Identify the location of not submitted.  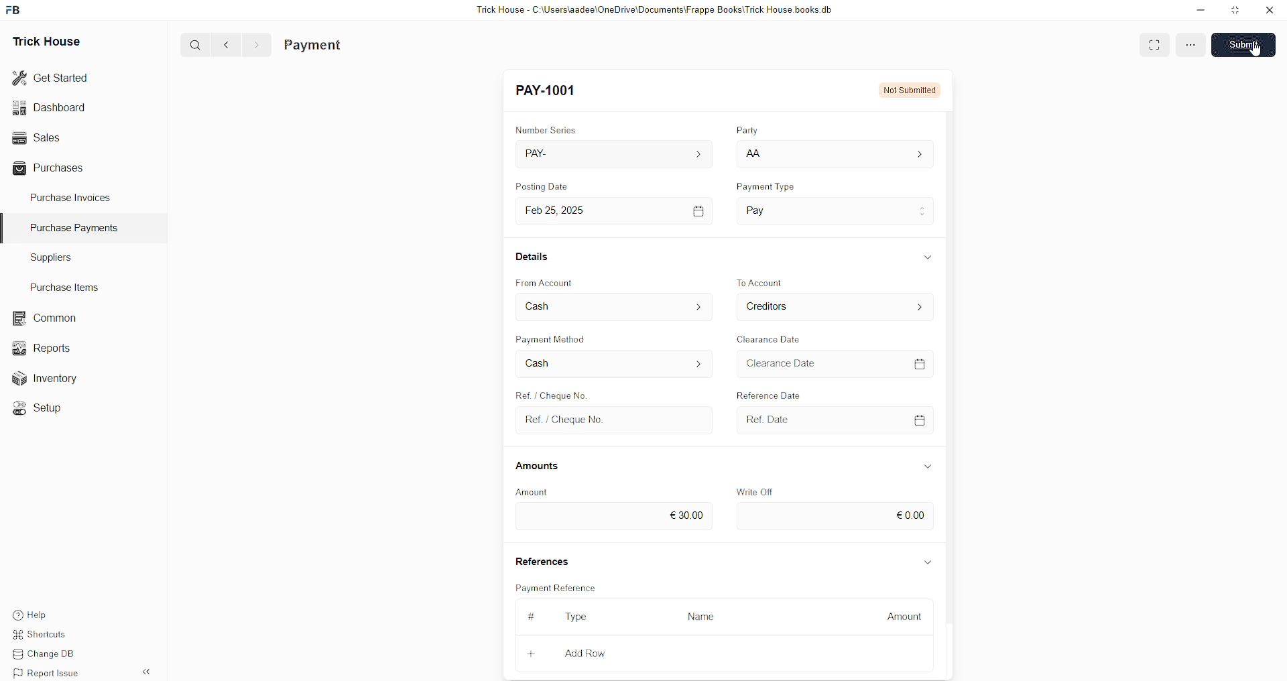
(911, 88).